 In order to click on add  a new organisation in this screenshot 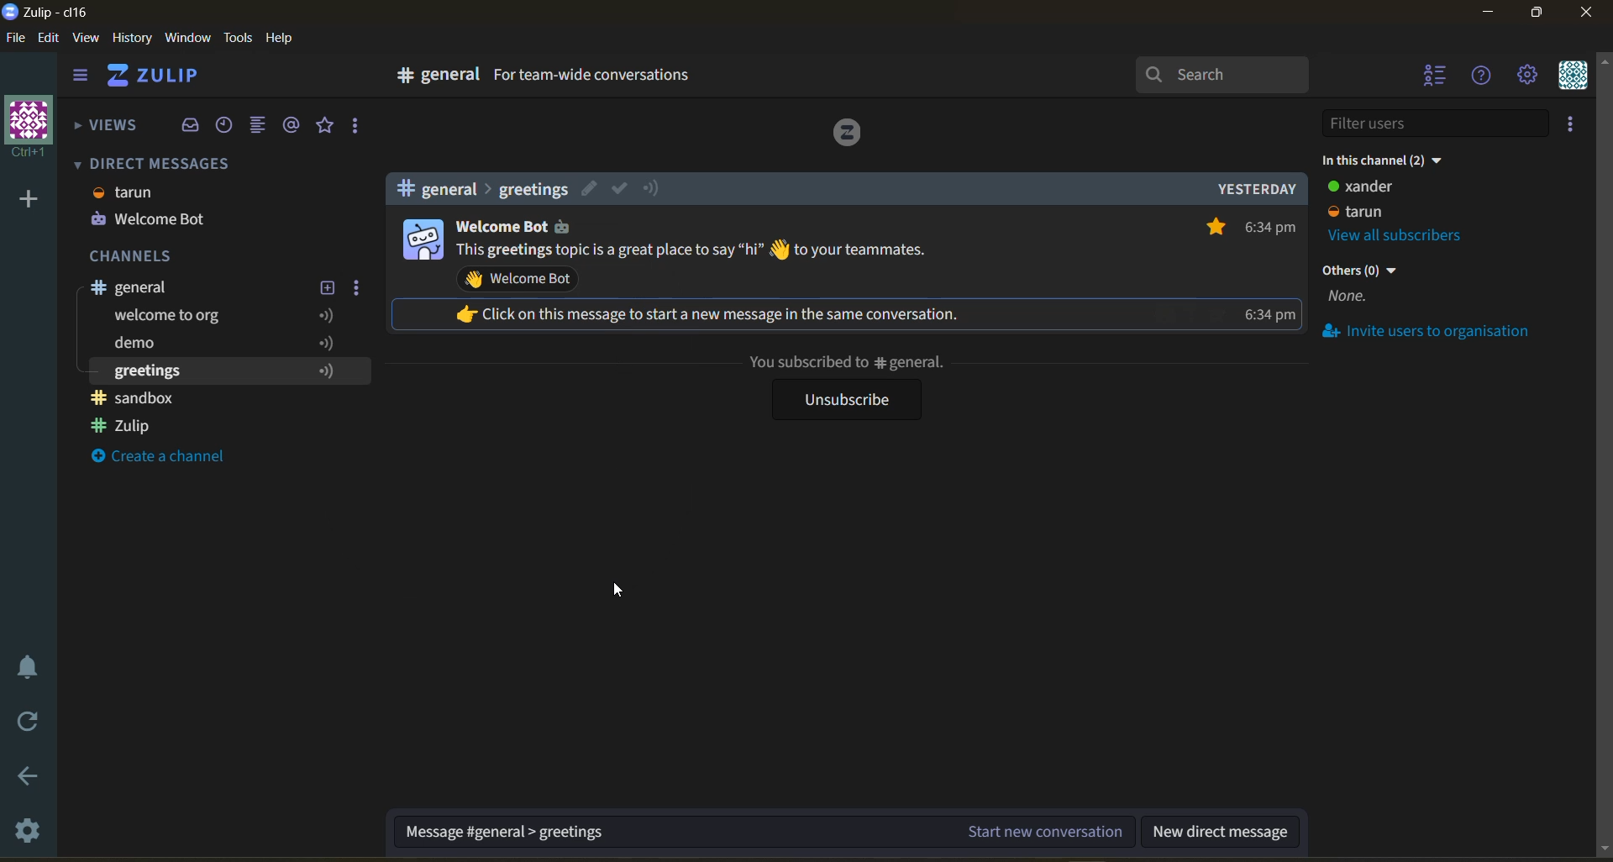, I will do `click(29, 204)`.